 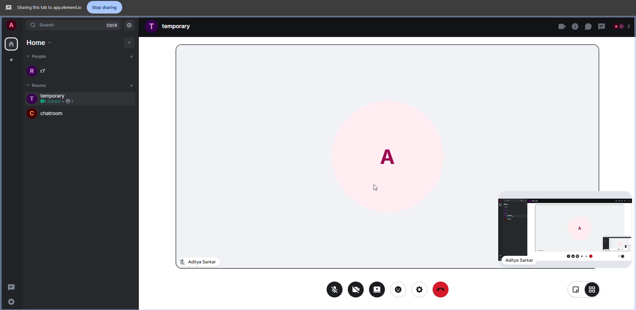 I want to click on profile, so click(x=32, y=97).